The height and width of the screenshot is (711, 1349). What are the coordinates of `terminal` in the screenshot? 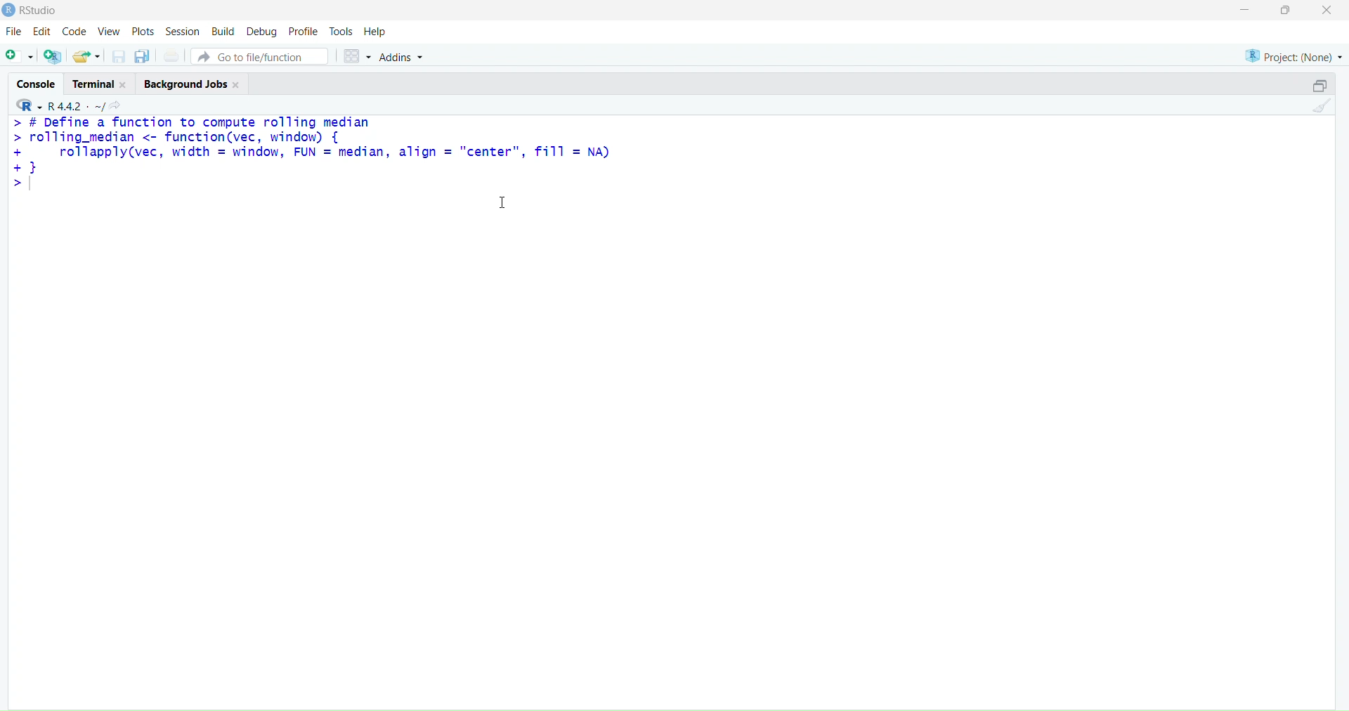 It's located at (93, 84).